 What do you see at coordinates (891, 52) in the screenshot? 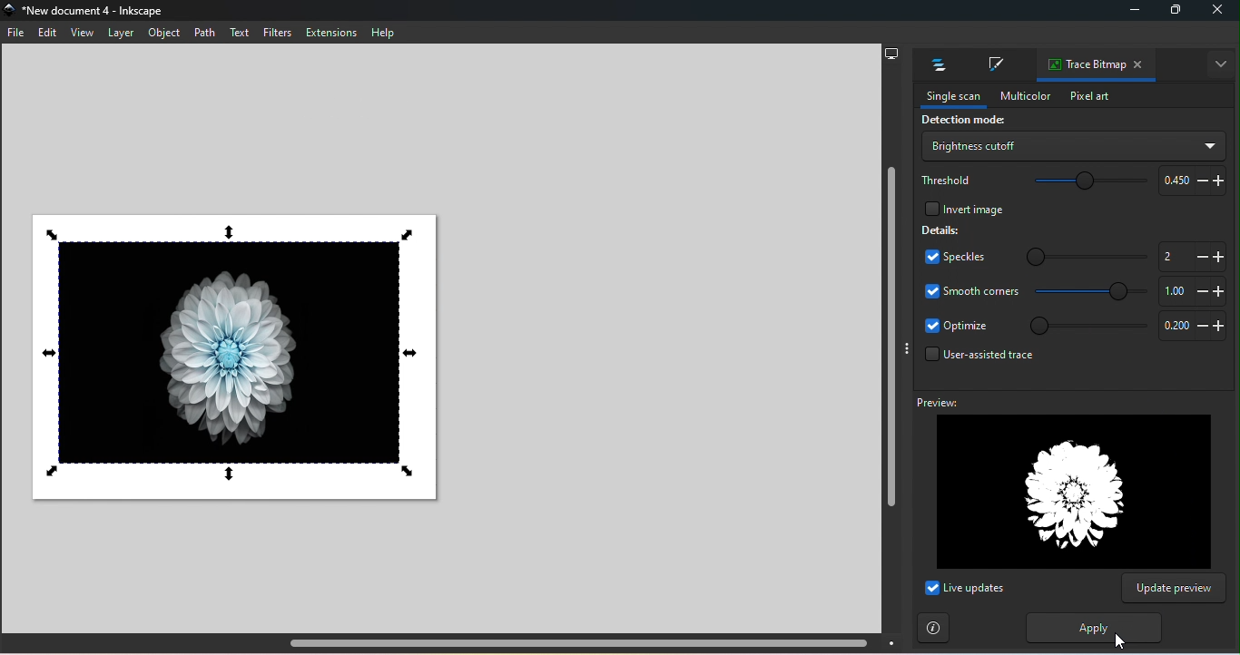
I see `Display options` at bounding box center [891, 52].